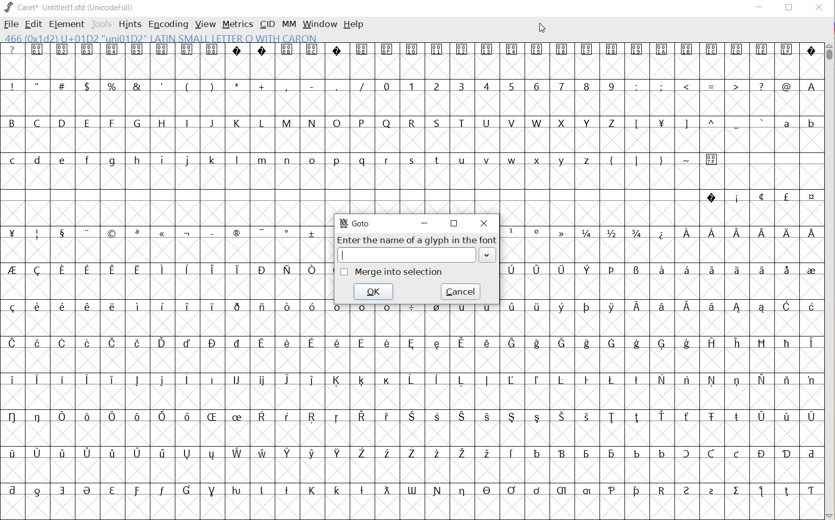 Image resolution: width=835 pixels, height=520 pixels. What do you see at coordinates (663, 264) in the screenshot?
I see `glyph characters` at bounding box center [663, 264].